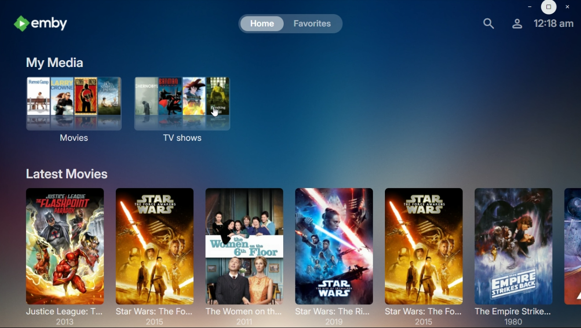  What do you see at coordinates (335, 251) in the screenshot?
I see `star wars the rise of skywalker 2019` at bounding box center [335, 251].